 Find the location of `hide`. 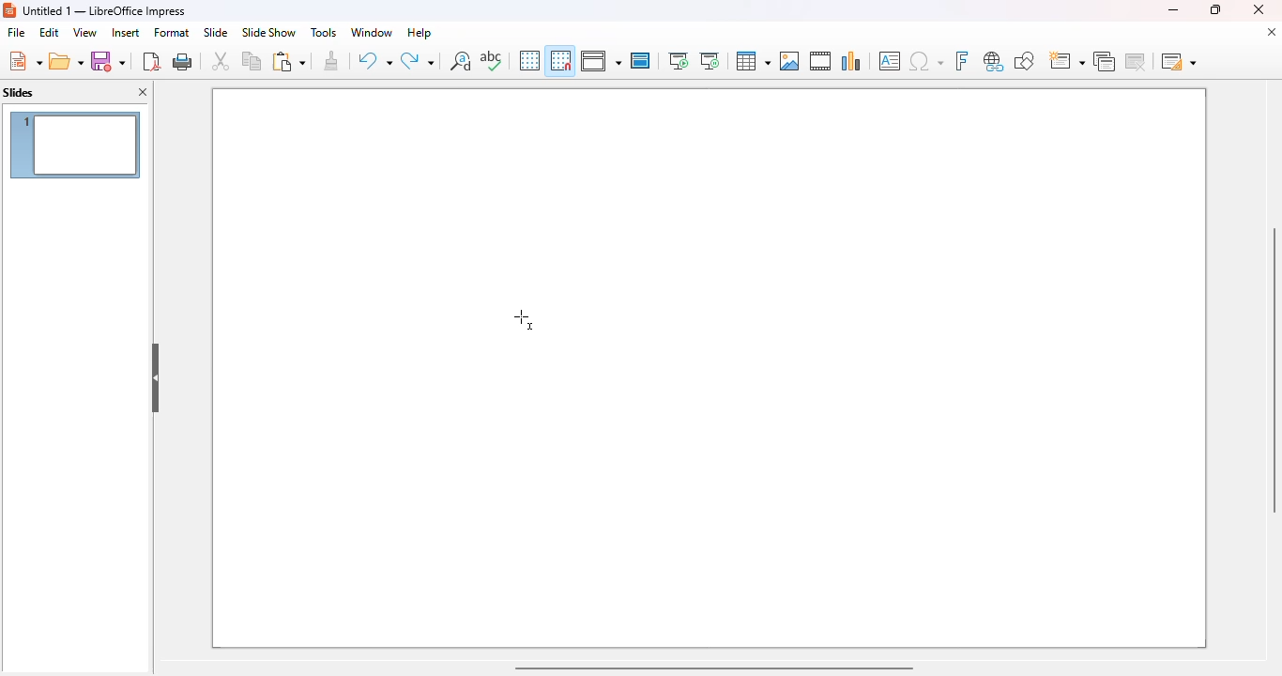

hide is located at coordinates (156, 378).